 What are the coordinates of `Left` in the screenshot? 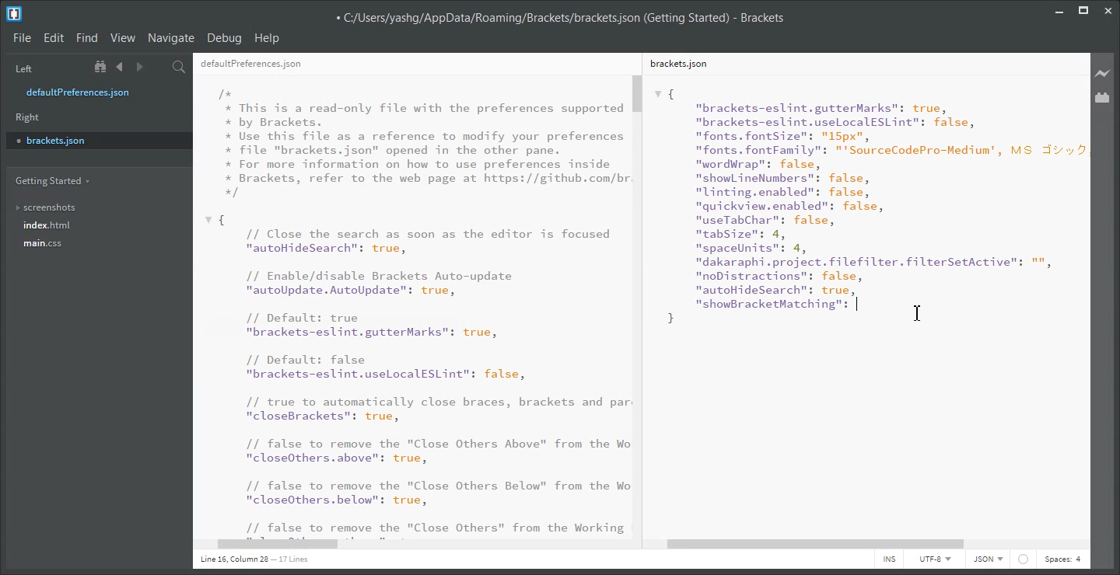 It's located at (22, 68).